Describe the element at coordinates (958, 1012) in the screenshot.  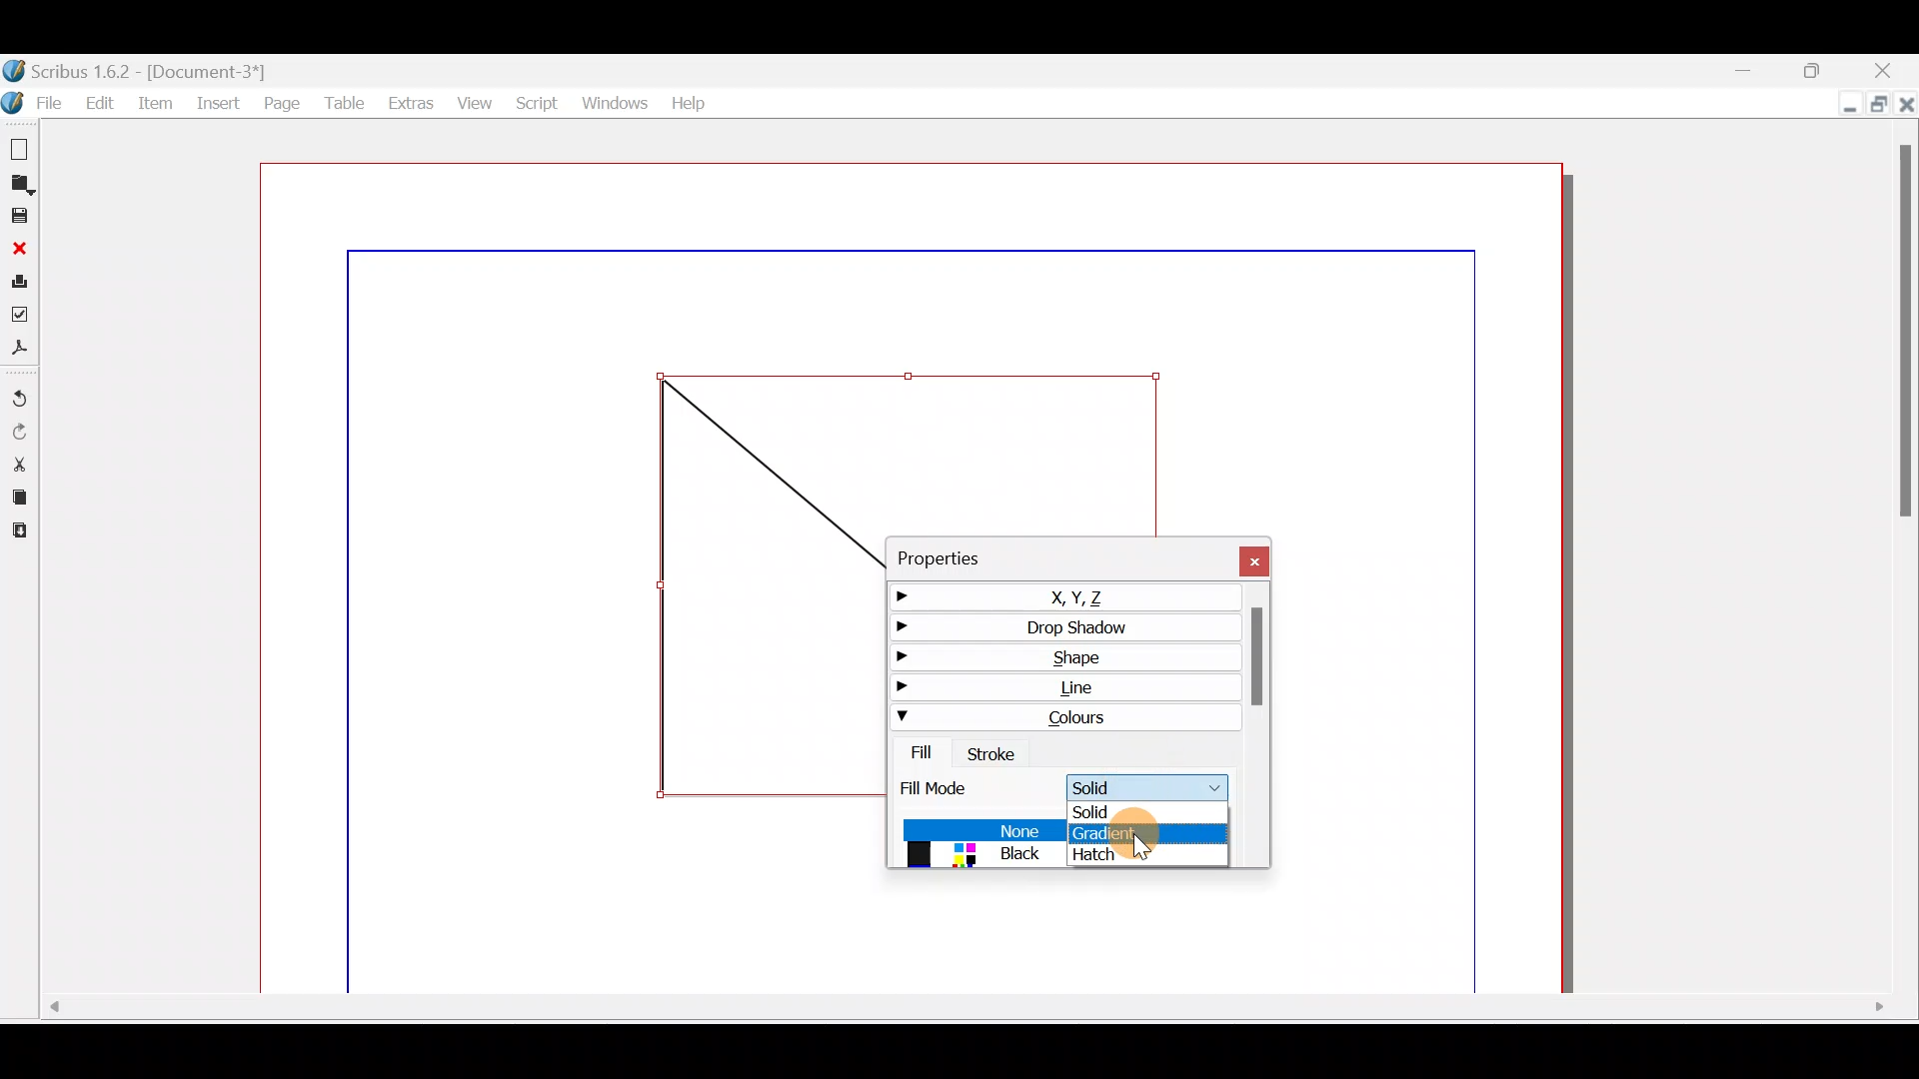
I see `Scroll bar` at that location.